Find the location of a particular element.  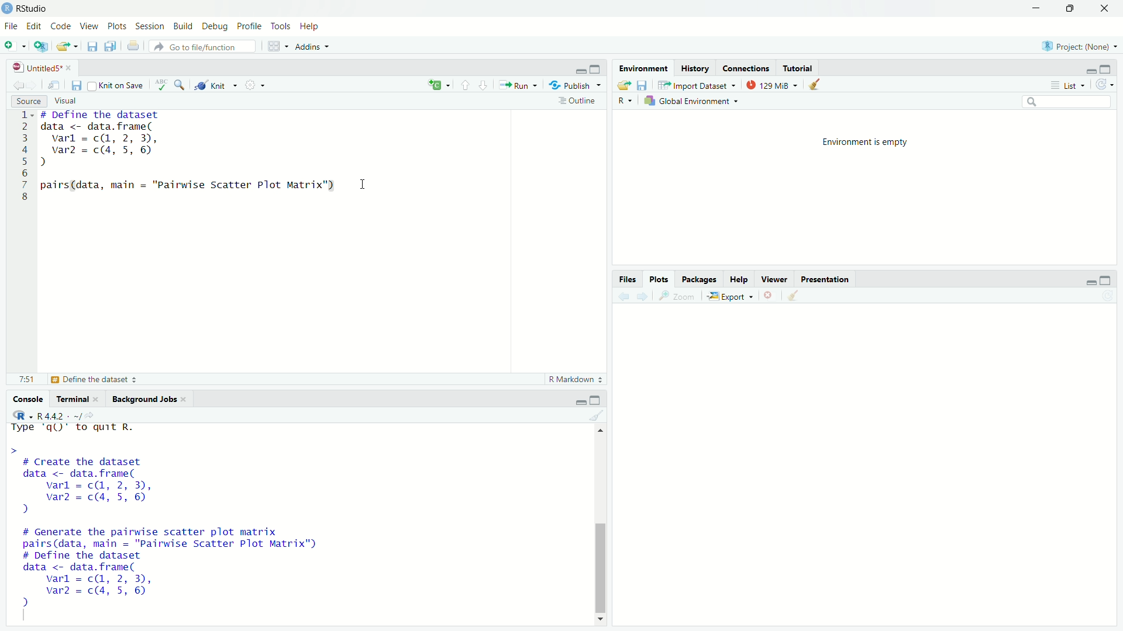

R Markdown is located at coordinates (576, 380).